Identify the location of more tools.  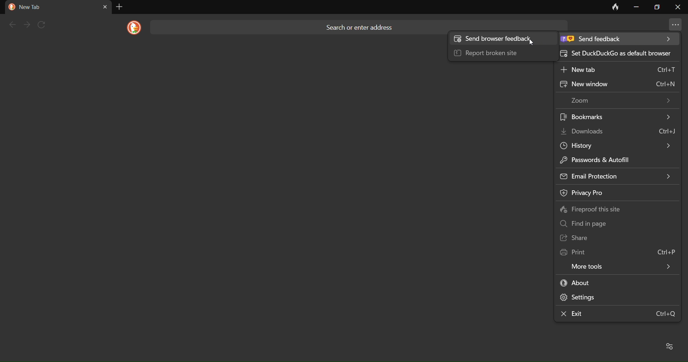
(620, 266).